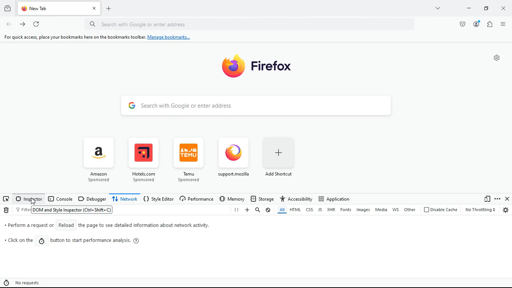 The height and width of the screenshot is (288, 512). Describe the element at coordinates (73, 210) in the screenshot. I see `{ DOM and Style Inspector (Ctrl+ Shift+C)|` at that location.